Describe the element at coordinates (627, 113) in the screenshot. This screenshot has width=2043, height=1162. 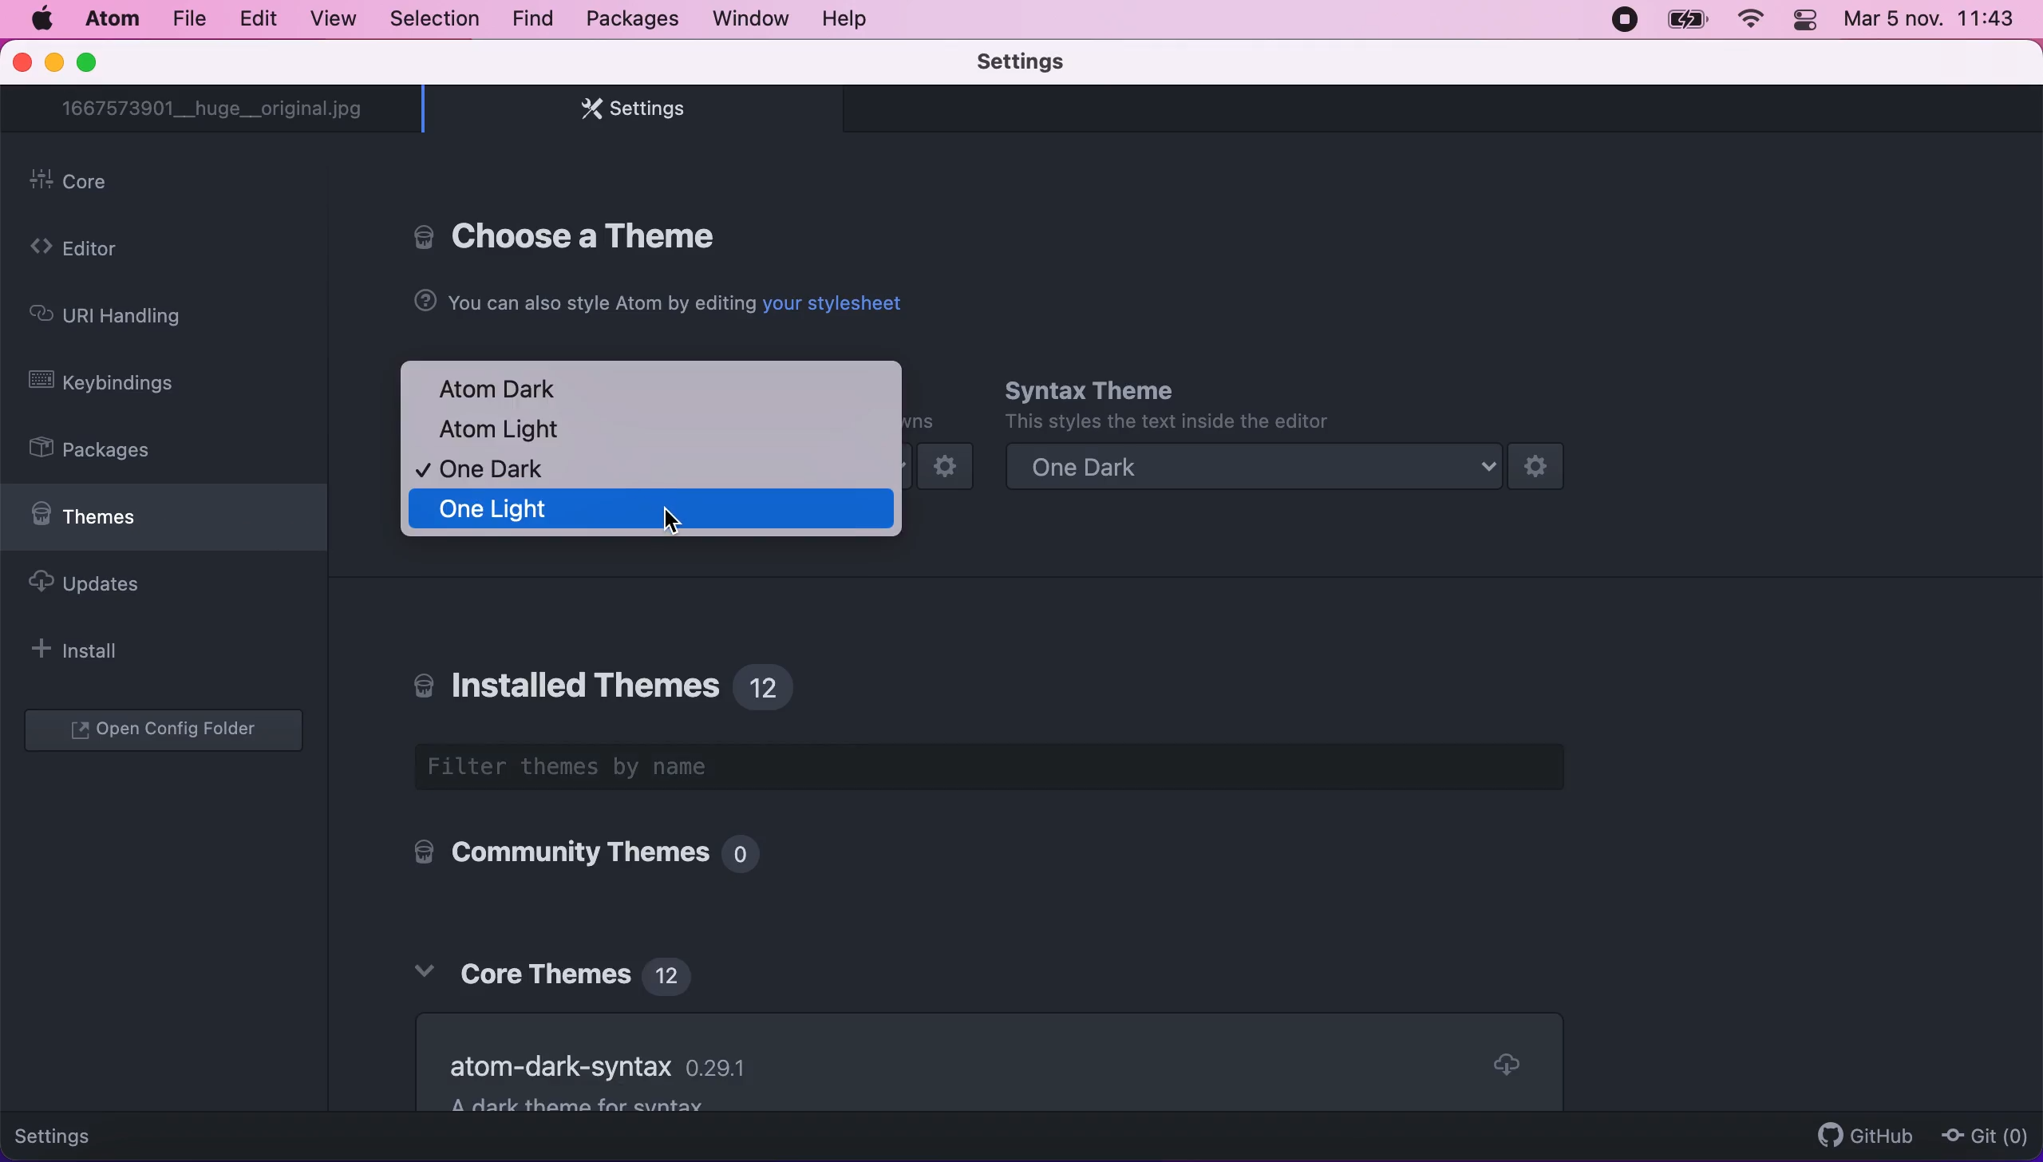
I see `settings` at that location.